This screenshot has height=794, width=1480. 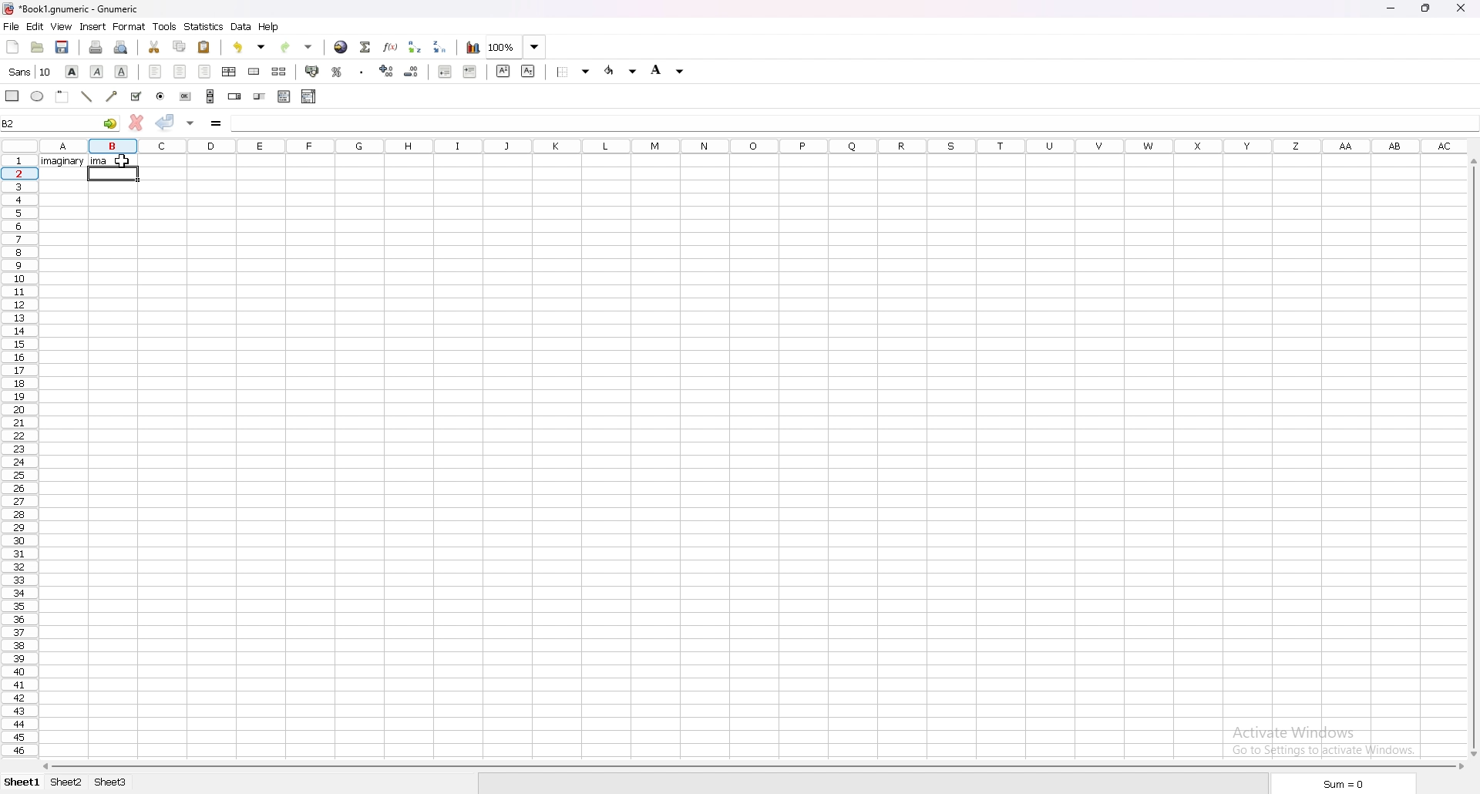 I want to click on resize, so click(x=1427, y=9).